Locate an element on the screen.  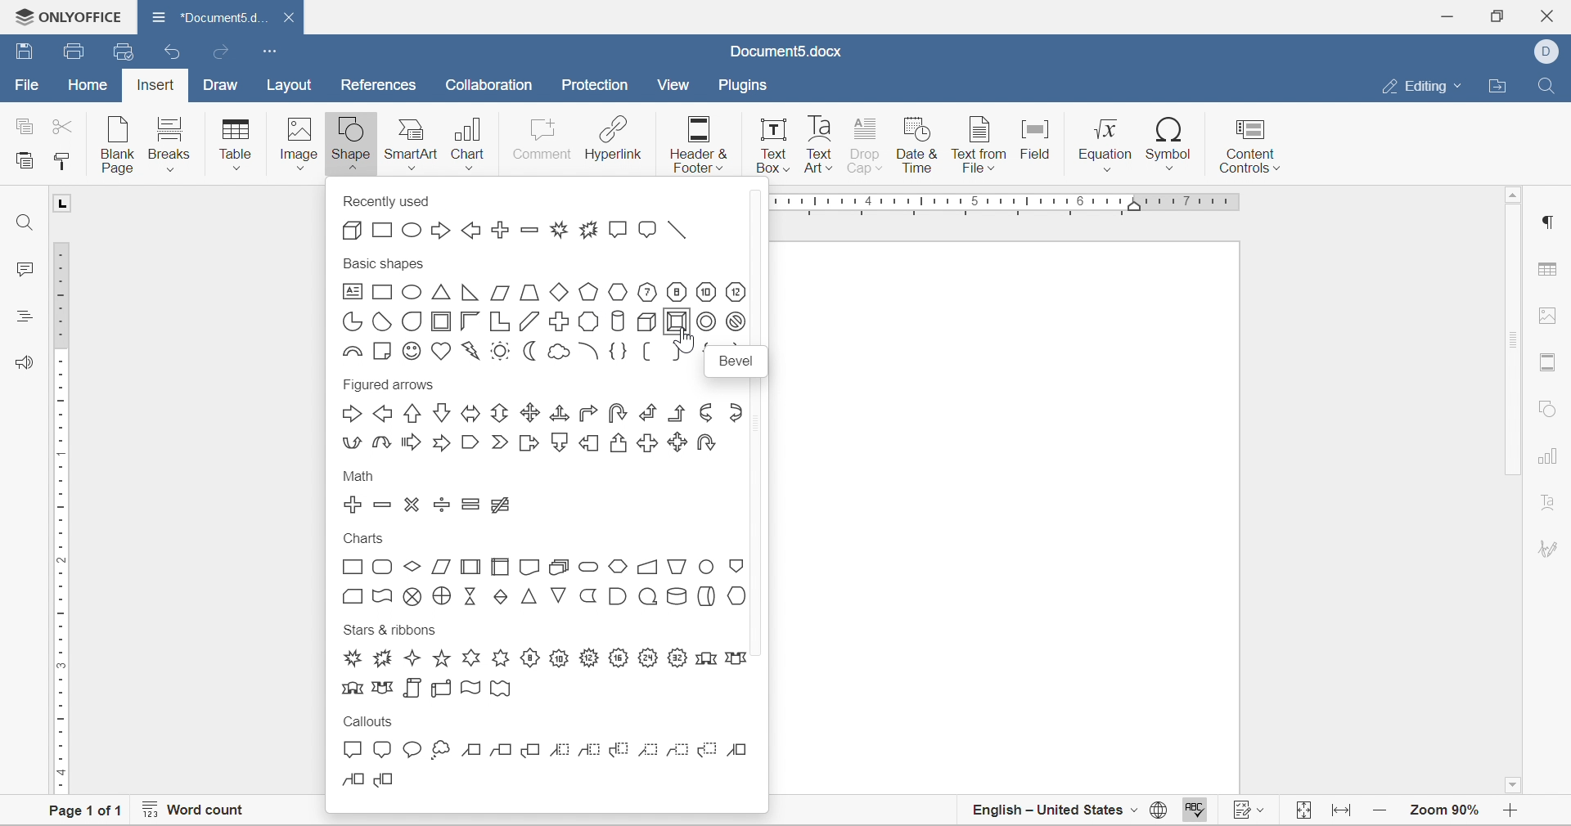
callouts is located at coordinates (545, 753).